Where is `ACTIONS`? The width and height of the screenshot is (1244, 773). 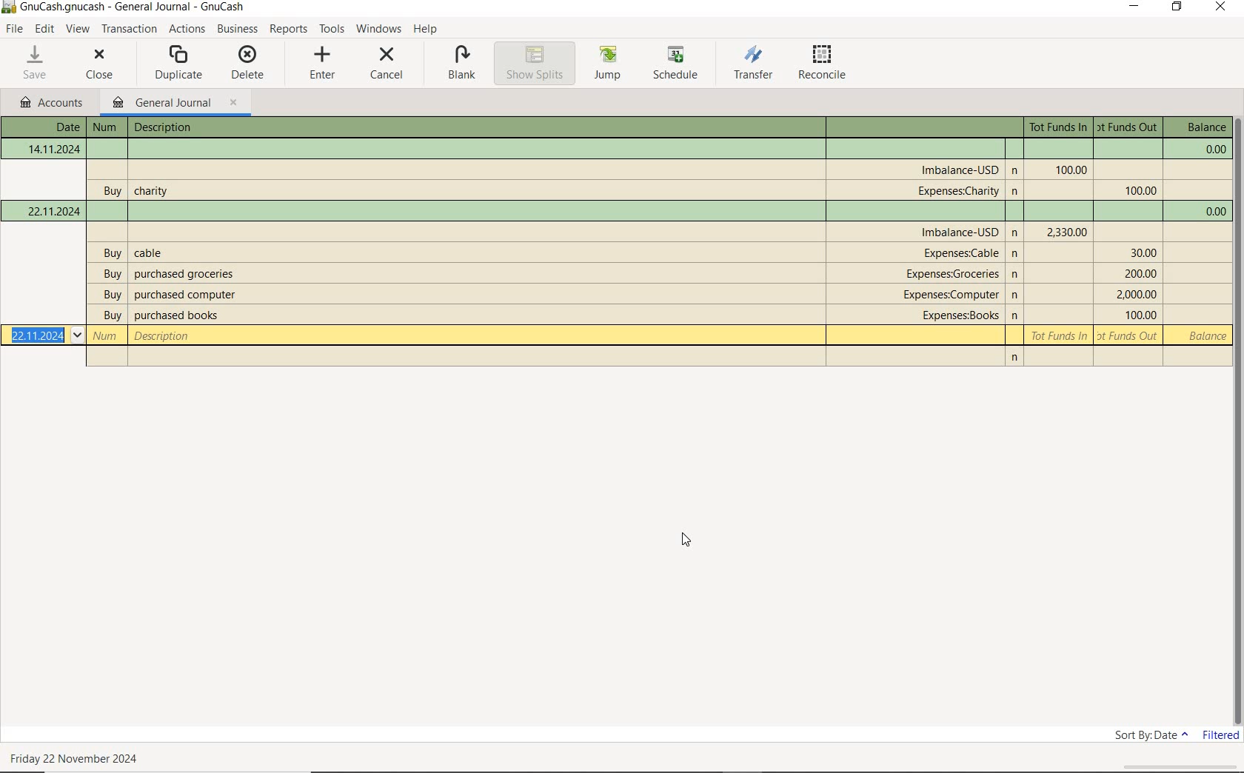 ACTIONS is located at coordinates (187, 30).